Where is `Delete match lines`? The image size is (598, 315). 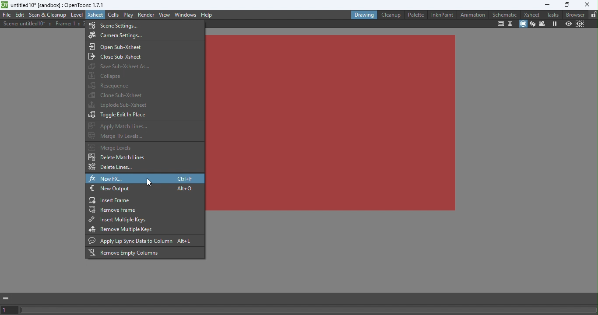
Delete match lines is located at coordinates (119, 158).